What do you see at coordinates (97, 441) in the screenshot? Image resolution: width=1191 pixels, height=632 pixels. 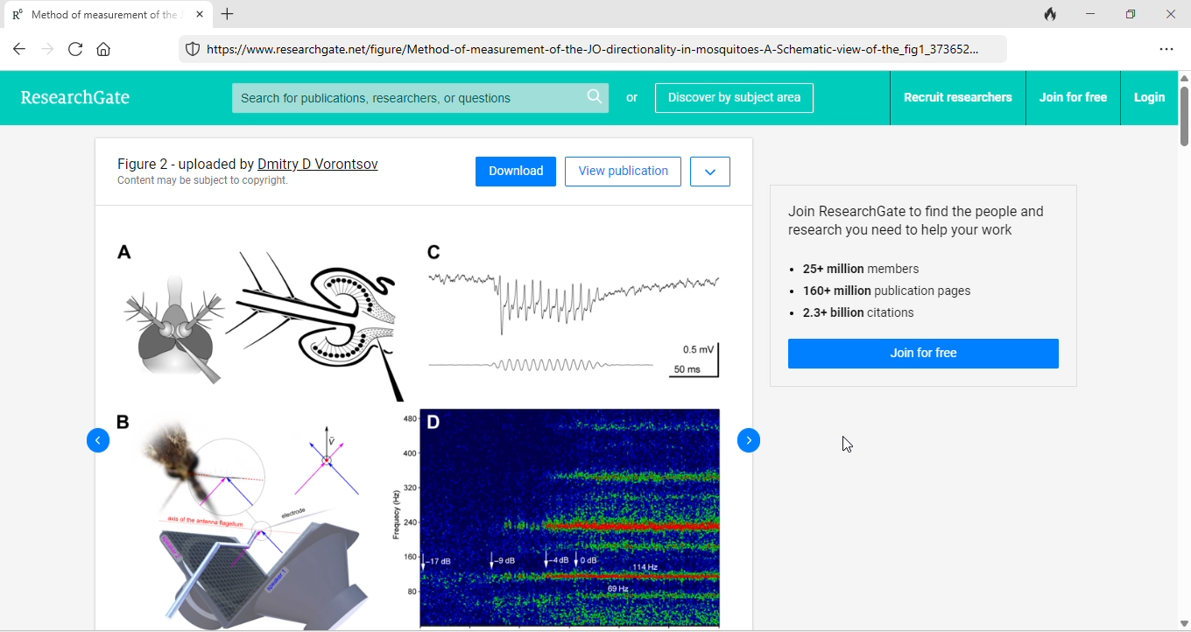 I see `previous` at bounding box center [97, 441].